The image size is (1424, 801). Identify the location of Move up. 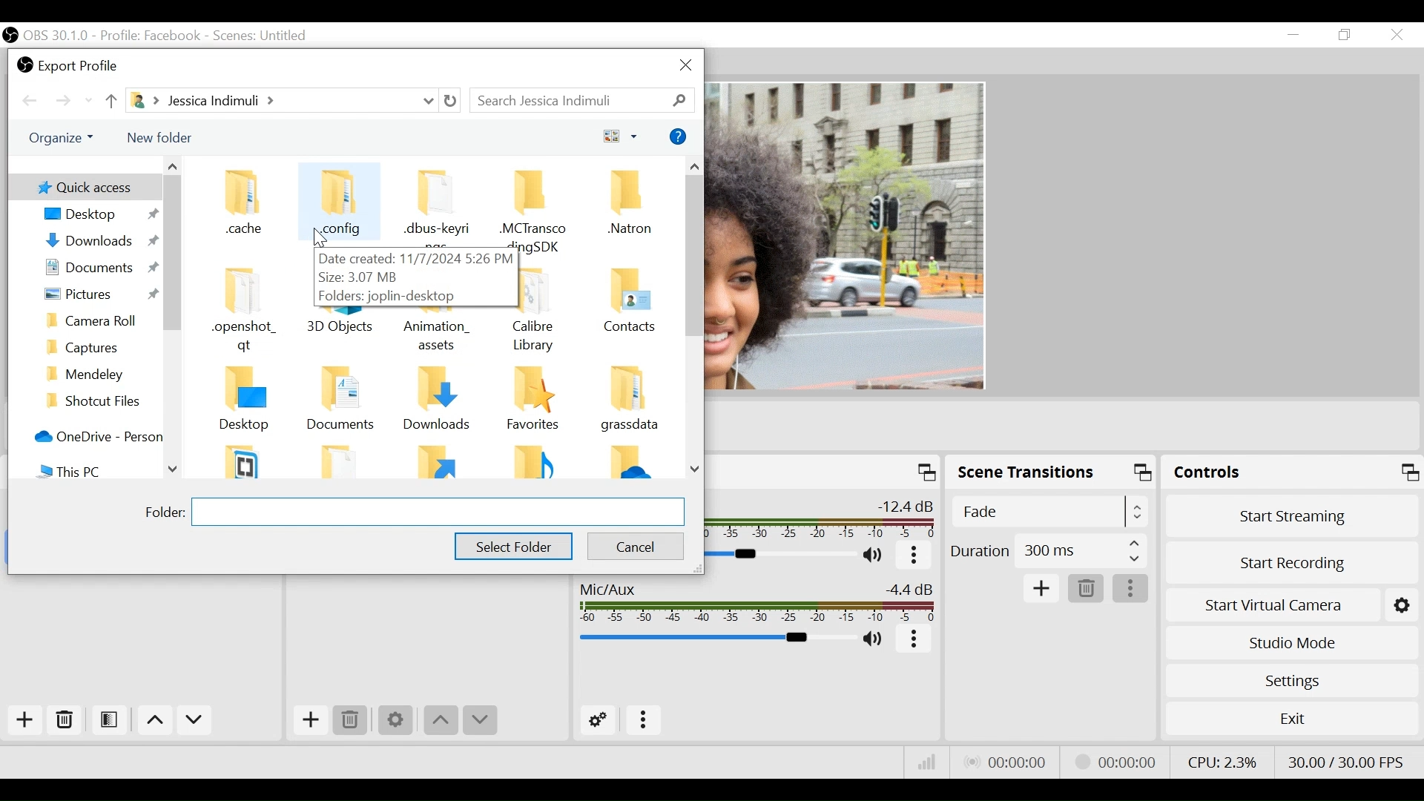
(155, 720).